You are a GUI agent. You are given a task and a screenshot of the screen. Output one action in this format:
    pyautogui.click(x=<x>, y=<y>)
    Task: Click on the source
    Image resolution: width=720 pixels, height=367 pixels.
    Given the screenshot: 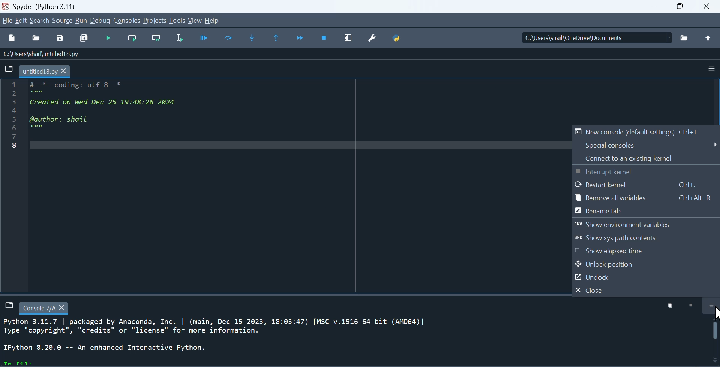 What is the action you would take?
    pyautogui.click(x=61, y=21)
    